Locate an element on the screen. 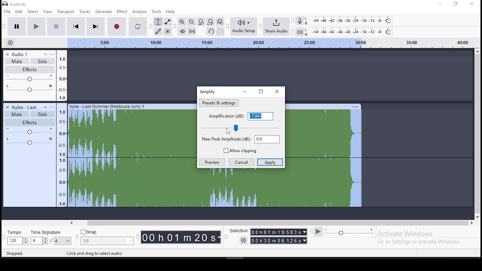 Image resolution: width=482 pixels, height=271 pixels. collapse is located at coordinates (45, 53).